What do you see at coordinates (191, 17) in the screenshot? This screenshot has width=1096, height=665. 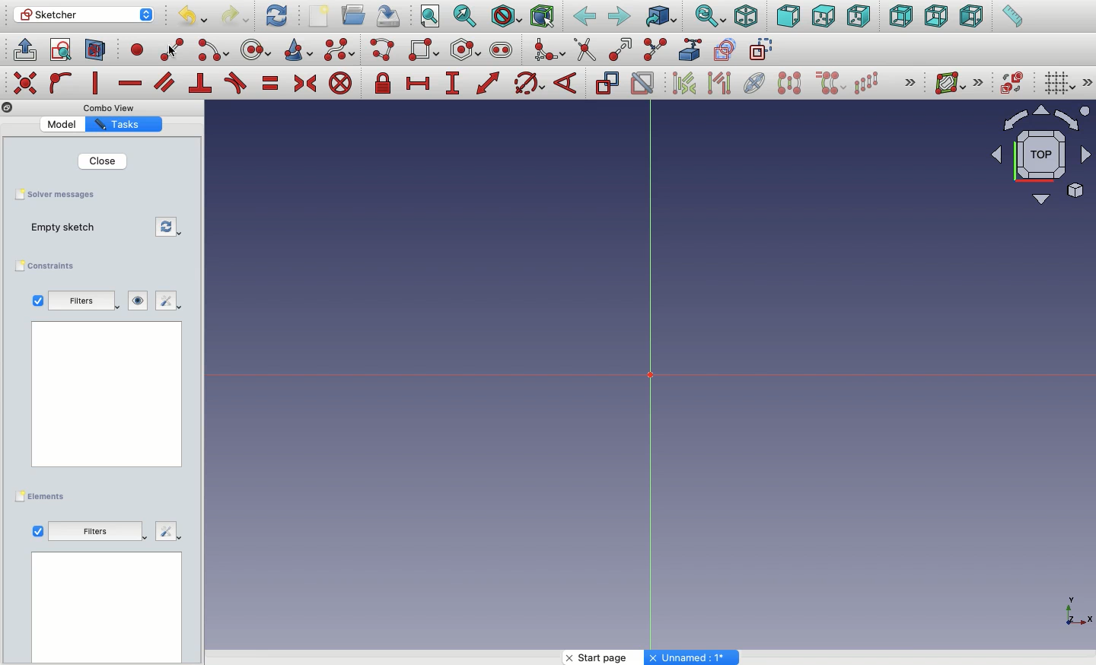 I see `Undo` at bounding box center [191, 17].